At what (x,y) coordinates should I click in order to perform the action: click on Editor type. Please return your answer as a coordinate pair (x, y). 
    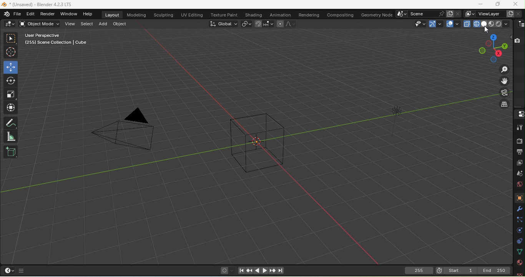
    Looking at the image, I should click on (10, 270).